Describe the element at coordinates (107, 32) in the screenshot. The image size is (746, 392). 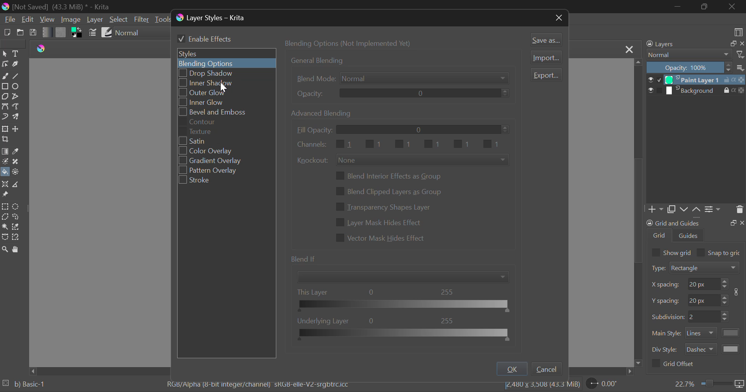
I see `Brush Presets` at that location.